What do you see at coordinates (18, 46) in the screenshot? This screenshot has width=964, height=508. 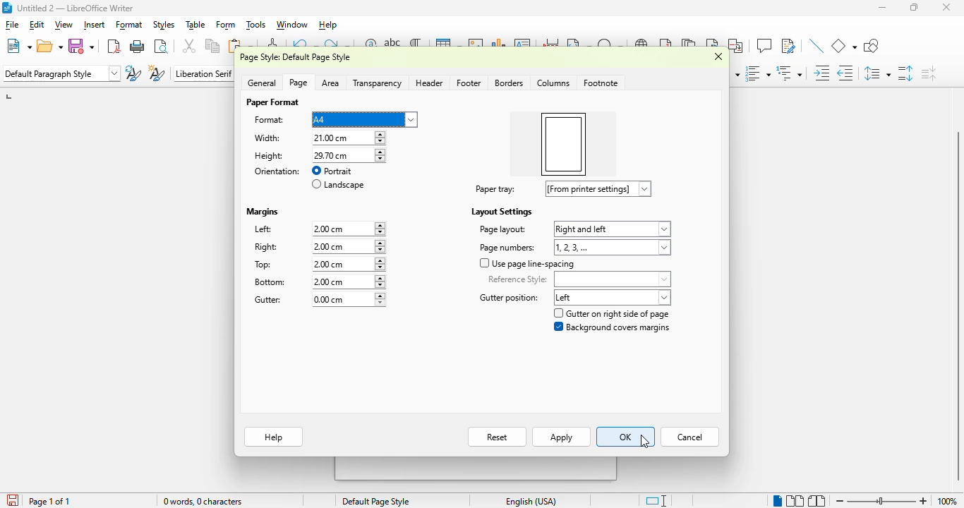 I see `new` at bounding box center [18, 46].